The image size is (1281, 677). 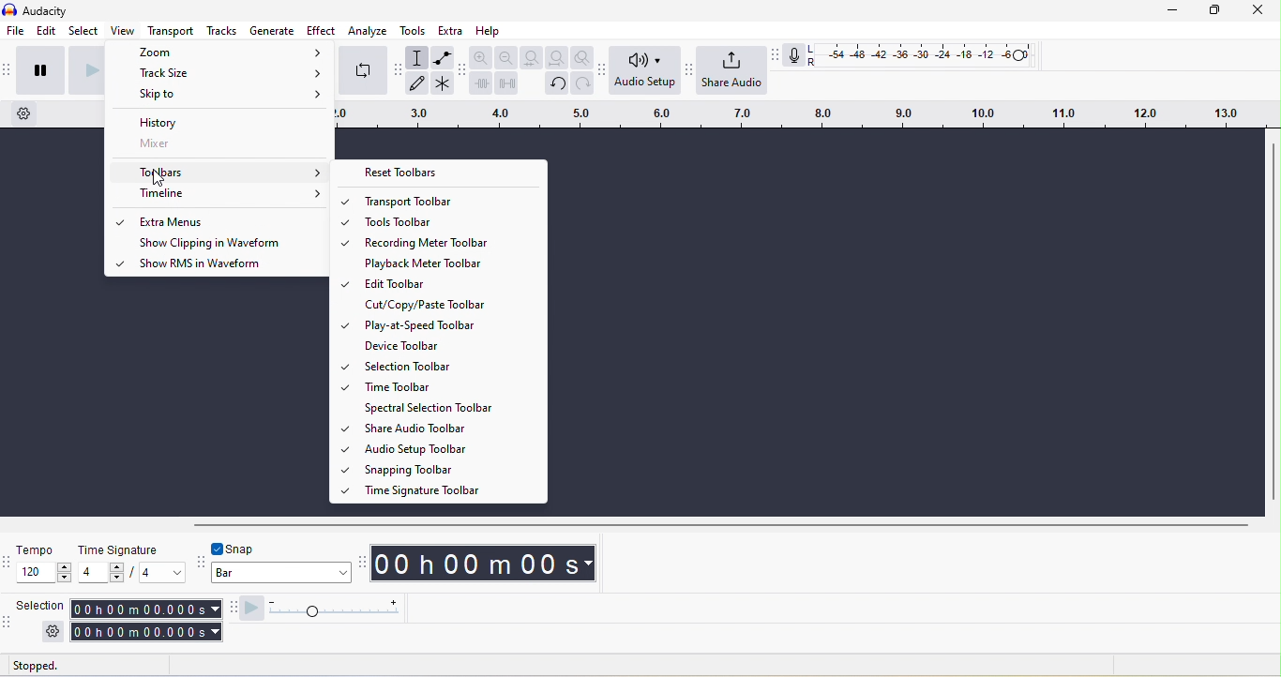 What do you see at coordinates (24, 113) in the screenshot?
I see `timeline settings` at bounding box center [24, 113].